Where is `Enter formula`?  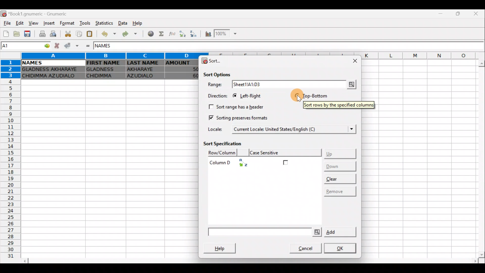 Enter formula is located at coordinates (88, 47).